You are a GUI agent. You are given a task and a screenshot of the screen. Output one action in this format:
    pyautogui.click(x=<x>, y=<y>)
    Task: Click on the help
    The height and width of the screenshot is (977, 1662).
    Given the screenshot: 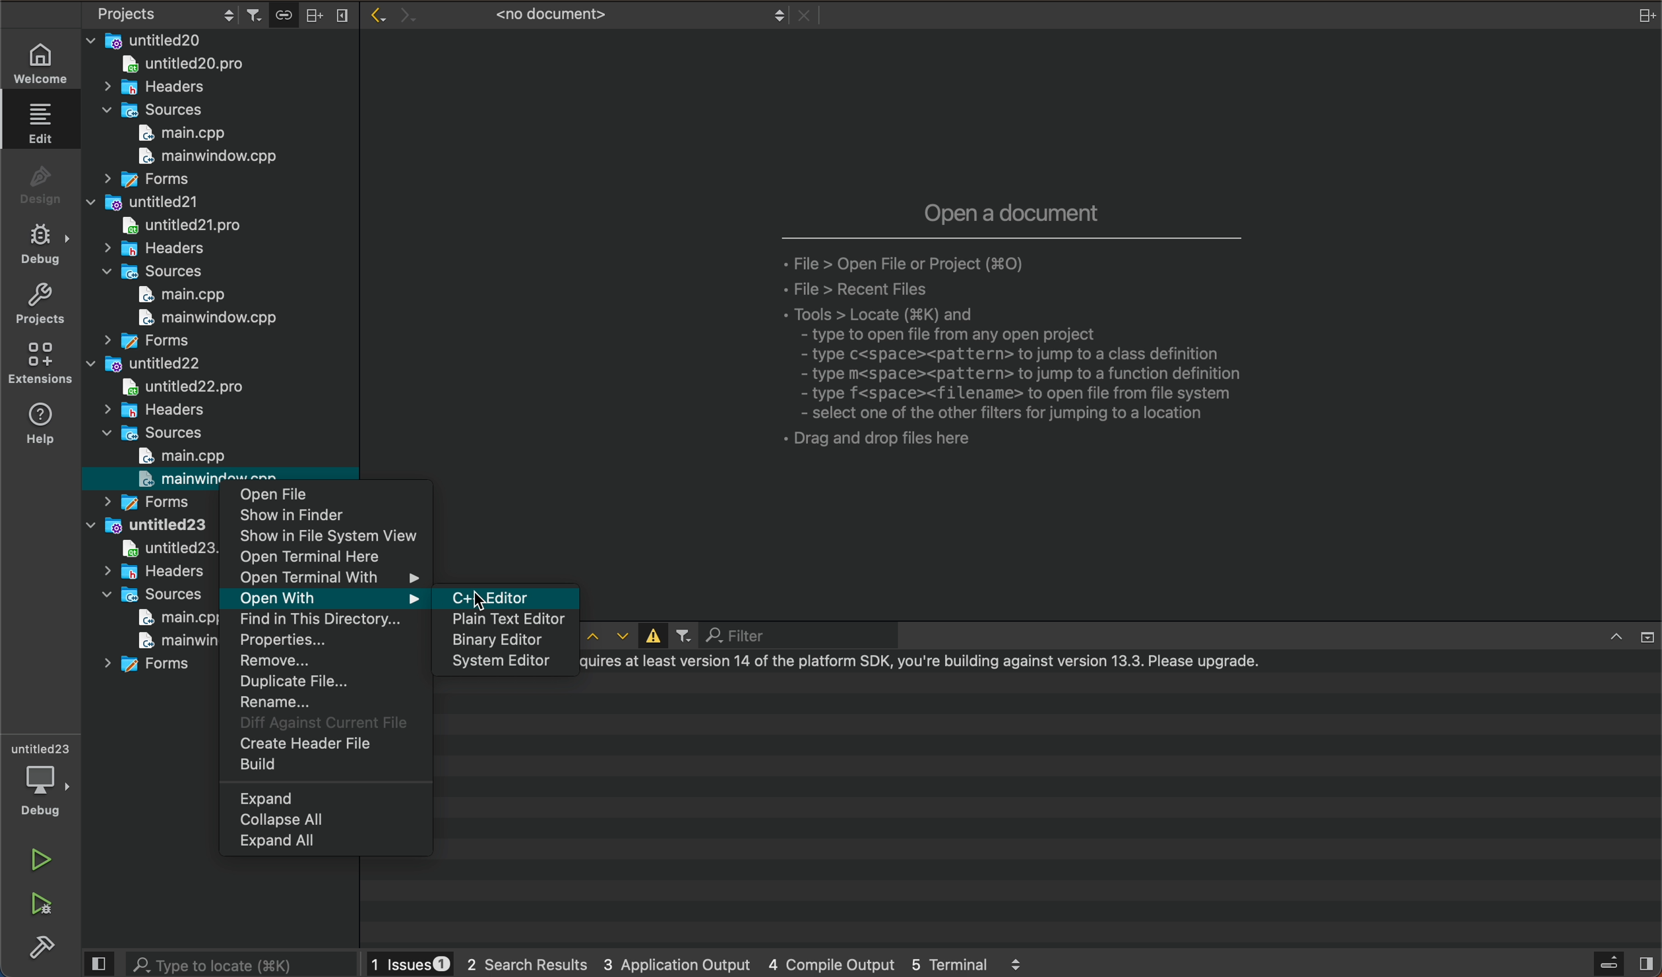 What is the action you would take?
    pyautogui.click(x=41, y=426)
    